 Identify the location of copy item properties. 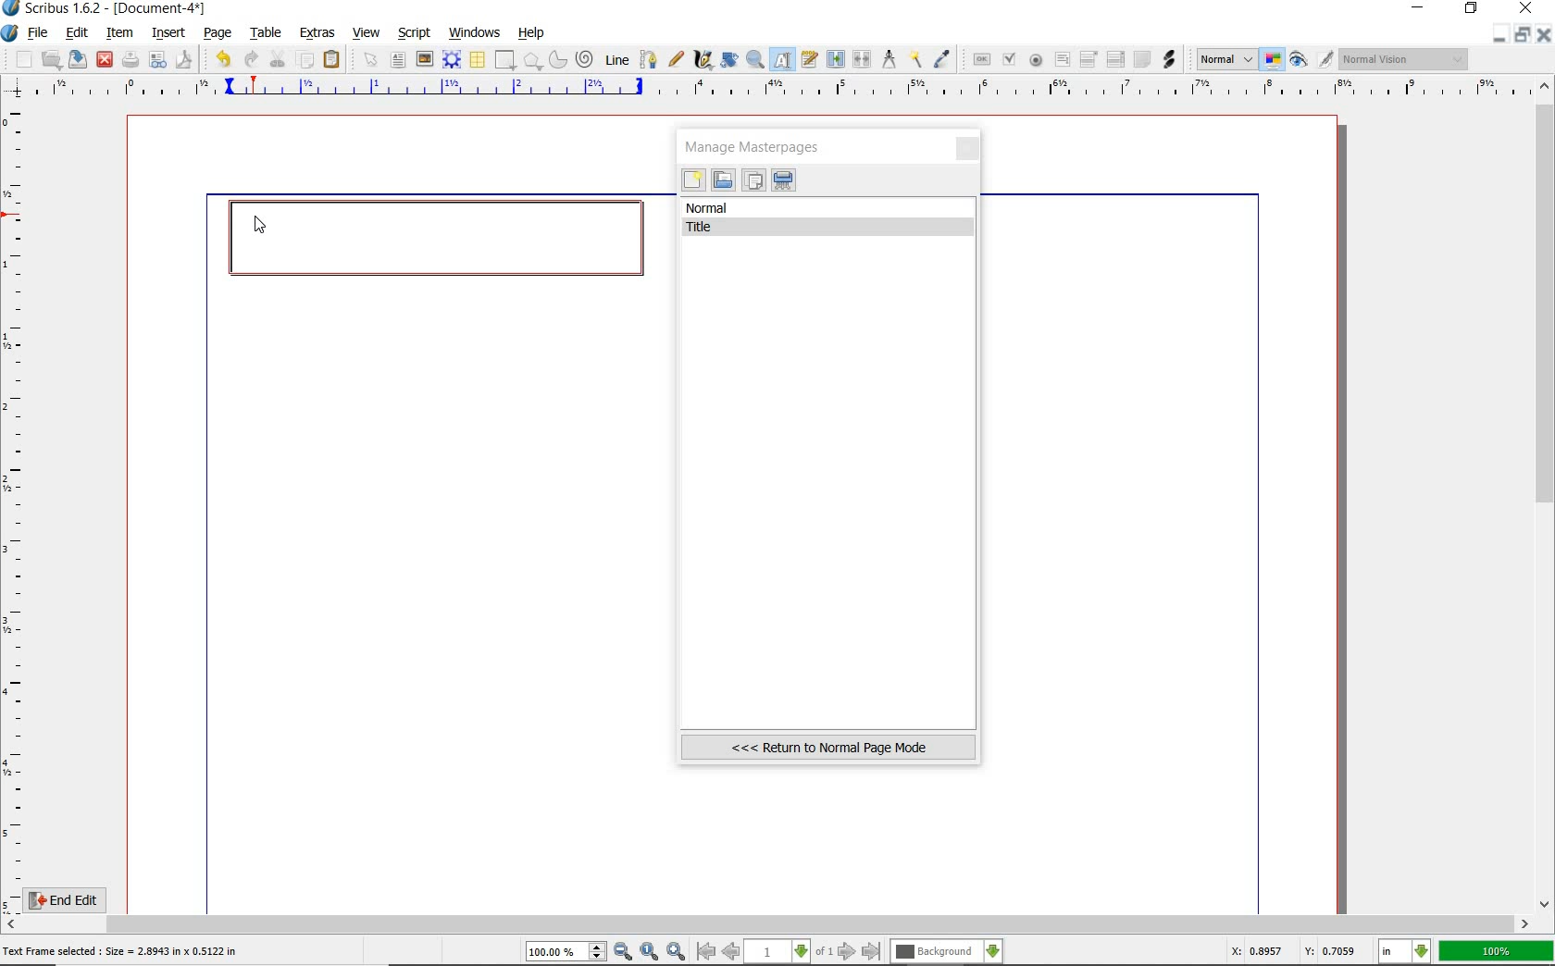
(917, 58).